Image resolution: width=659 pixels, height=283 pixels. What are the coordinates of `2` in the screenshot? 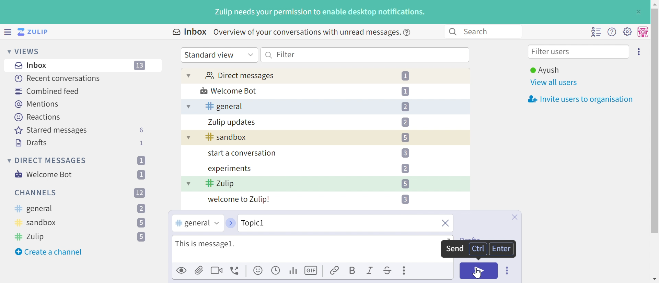 It's located at (405, 107).